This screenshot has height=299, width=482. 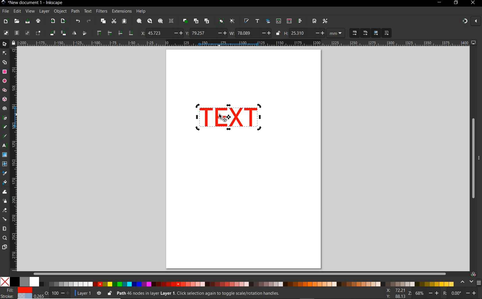 I want to click on LOWER SELECTION, so click(x=125, y=33).